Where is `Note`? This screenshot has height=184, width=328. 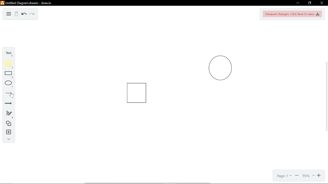
Note is located at coordinates (7, 64).